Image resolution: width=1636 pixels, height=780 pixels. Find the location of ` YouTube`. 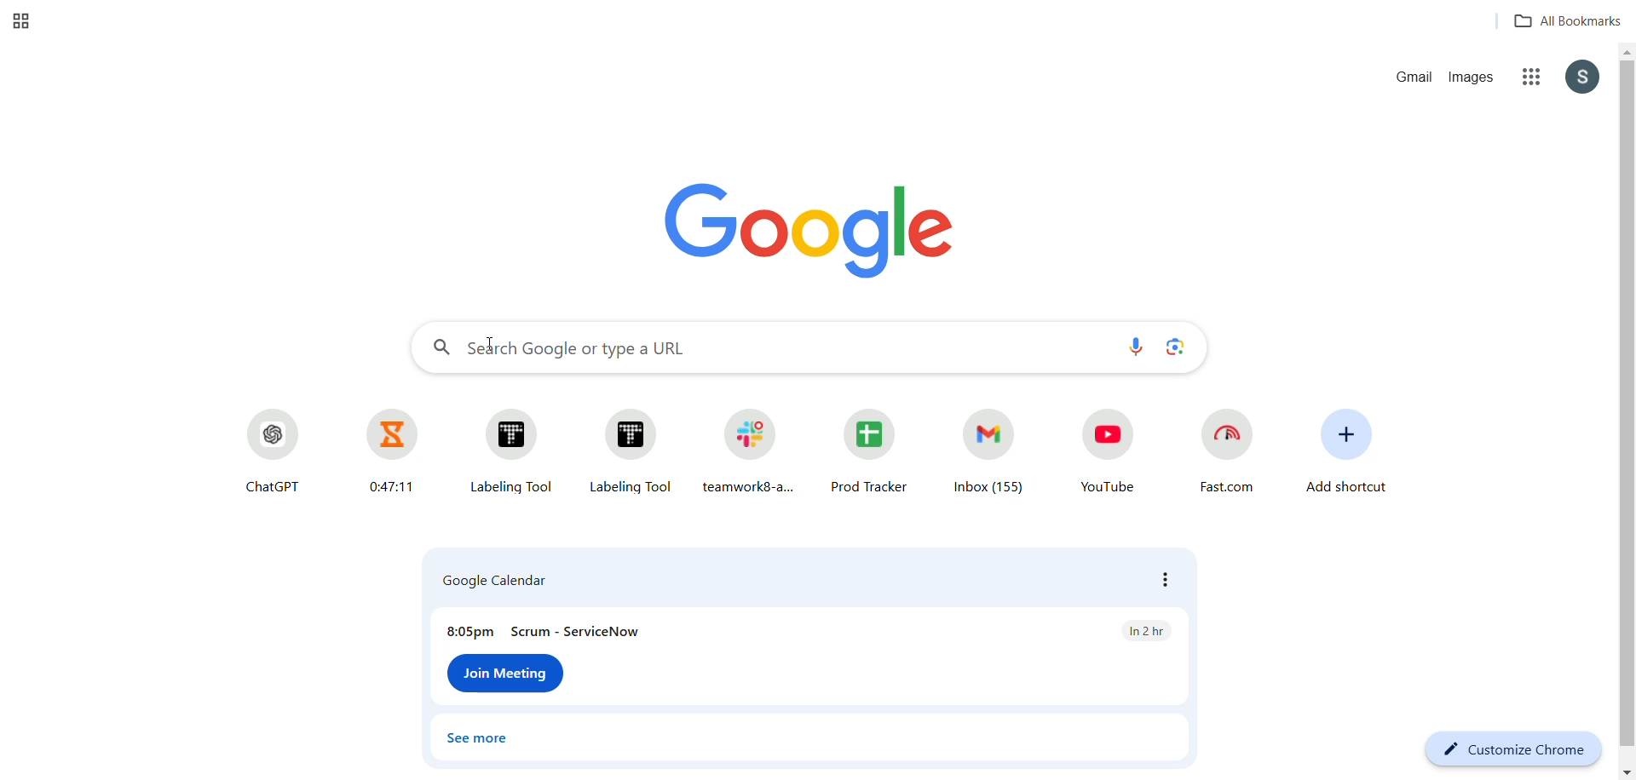

 YouTube is located at coordinates (1100, 456).